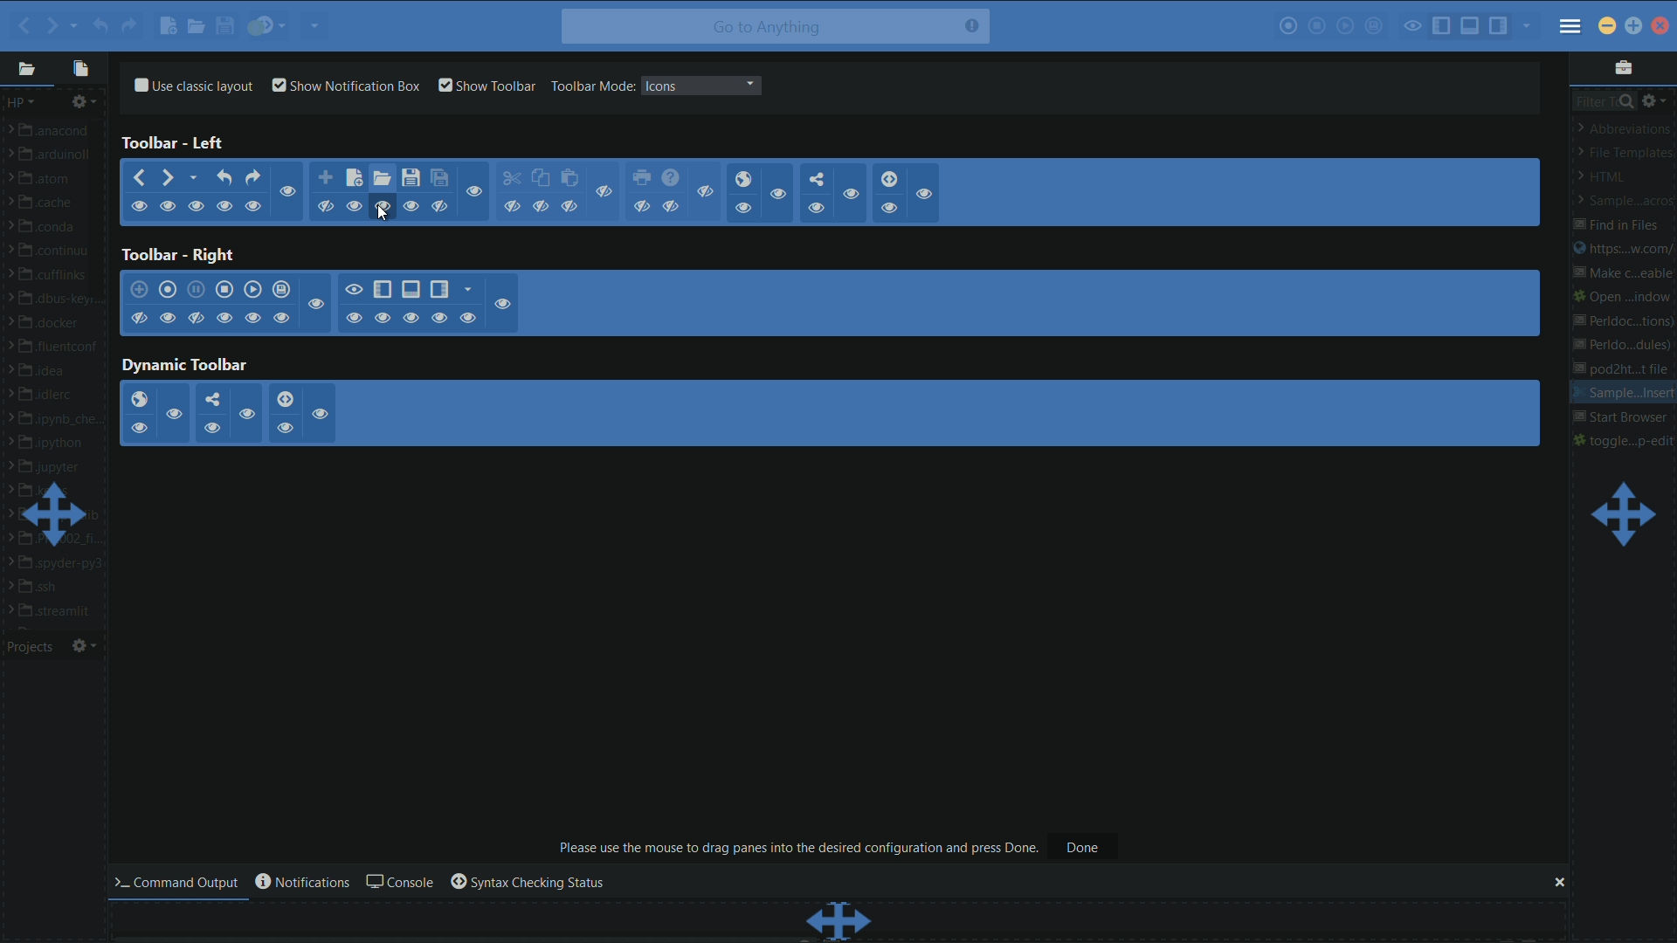 The image size is (1677, 943). I want to click on hide/show, so click(195, 318).